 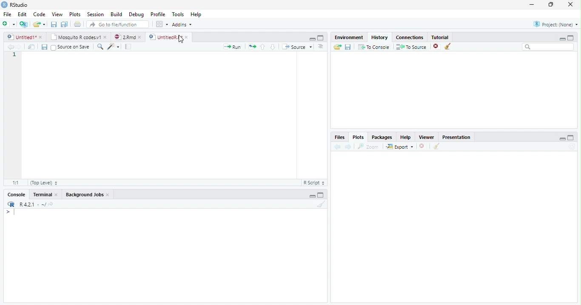 I want to click on Back , so click(x=11, y=47).